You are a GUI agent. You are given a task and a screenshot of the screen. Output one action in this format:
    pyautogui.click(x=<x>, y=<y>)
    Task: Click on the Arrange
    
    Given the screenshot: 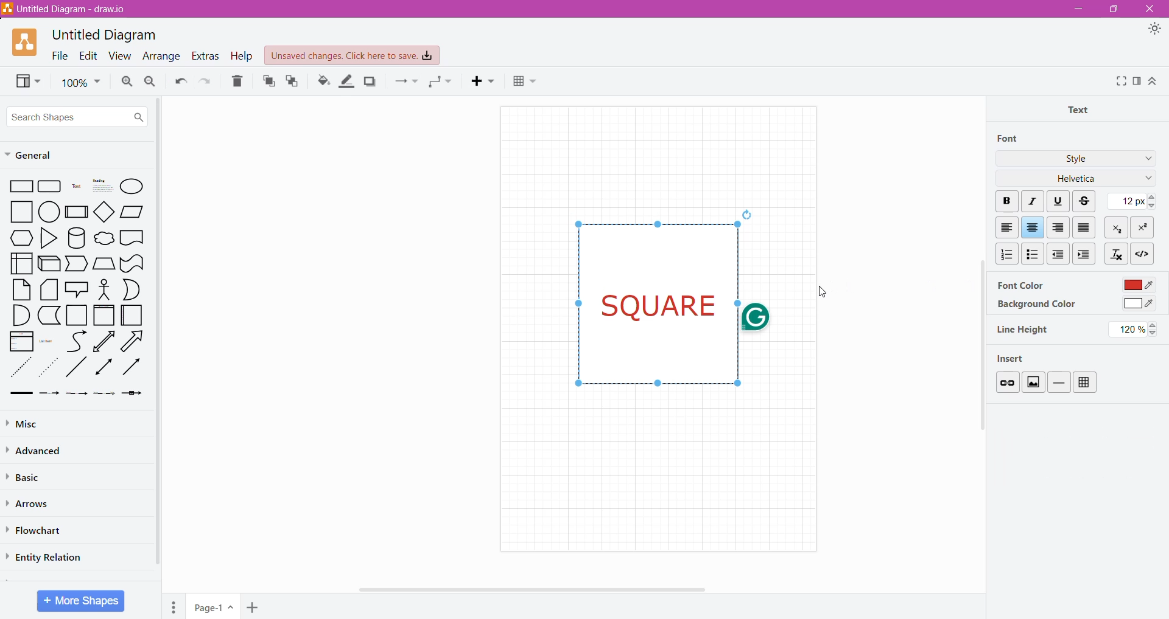 What is the action you would take?
    pyautogui.click(x=163, y=56)
    